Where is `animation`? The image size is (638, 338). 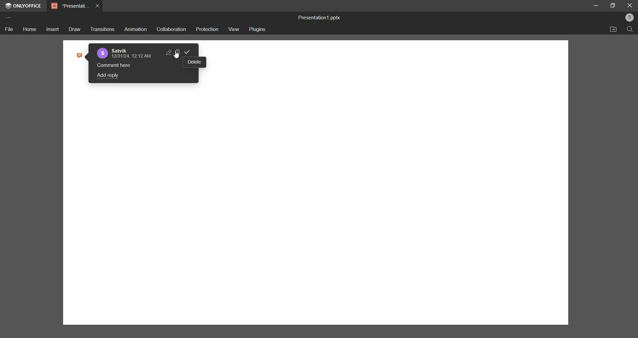
animation is located at coordinates (134, 28).